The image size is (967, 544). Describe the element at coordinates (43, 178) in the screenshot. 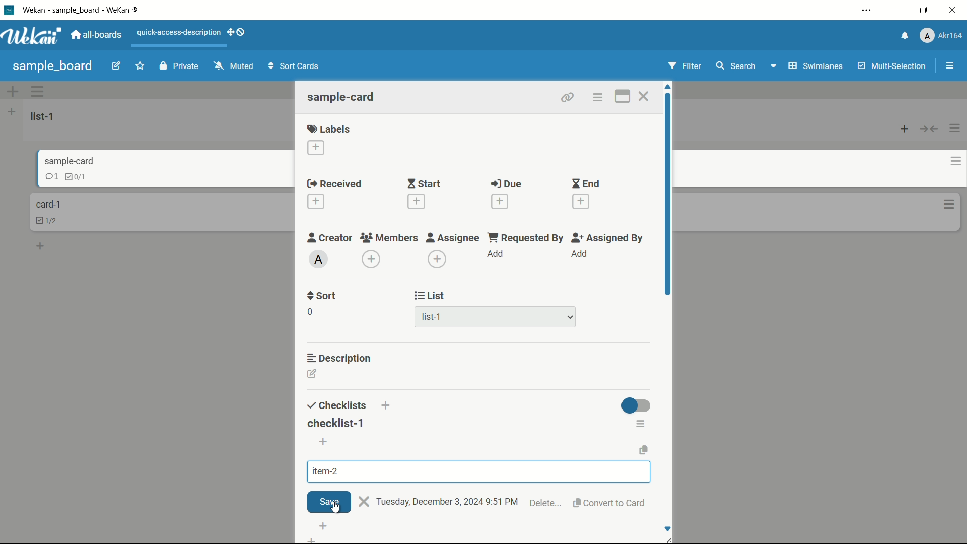

I see `comment` at that location.